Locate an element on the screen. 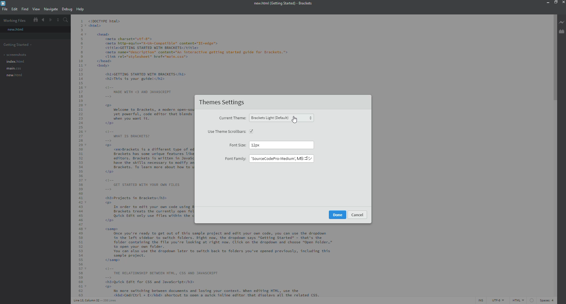  debug is located at coordinates (66, 9).